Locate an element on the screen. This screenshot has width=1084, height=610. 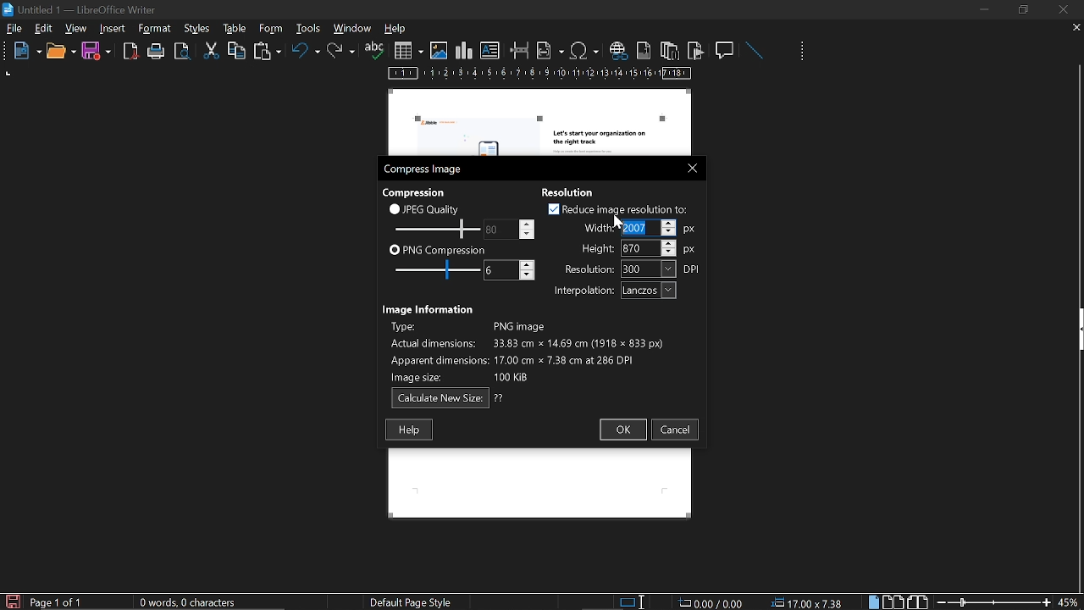
tools is located at coordinates (158, 29).